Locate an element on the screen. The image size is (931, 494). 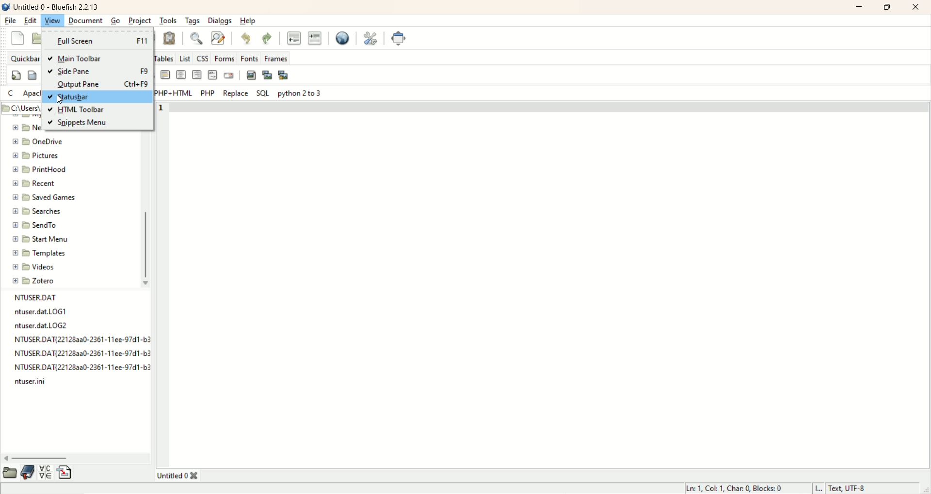
python 2 to 3 is located at coordinates (301, 93).